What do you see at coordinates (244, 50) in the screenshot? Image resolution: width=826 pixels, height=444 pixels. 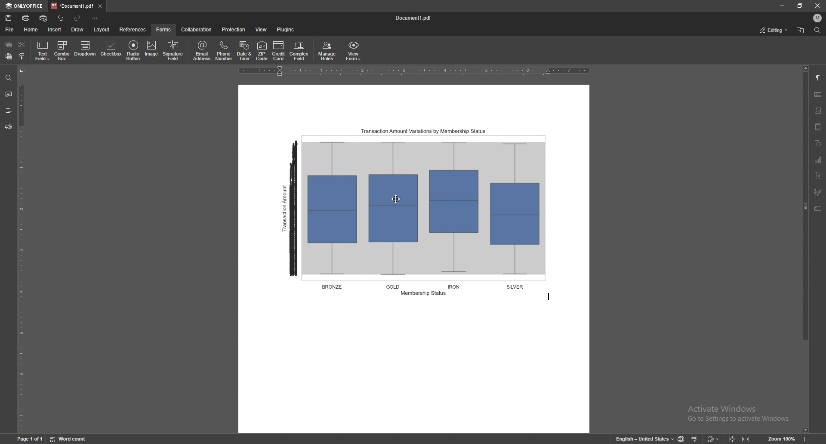 I see `date and time` at bounding box center [244, 50].